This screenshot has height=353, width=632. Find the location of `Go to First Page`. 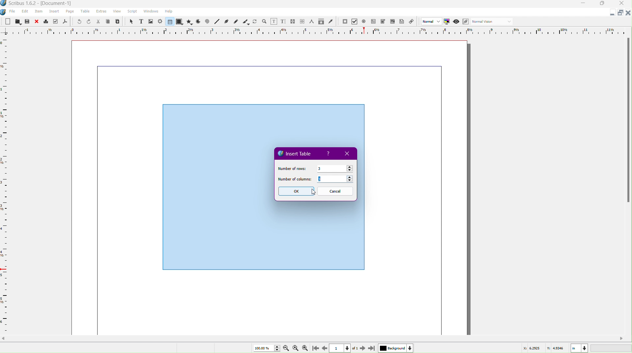

Go to First Page is located at coordinates (317, 348).